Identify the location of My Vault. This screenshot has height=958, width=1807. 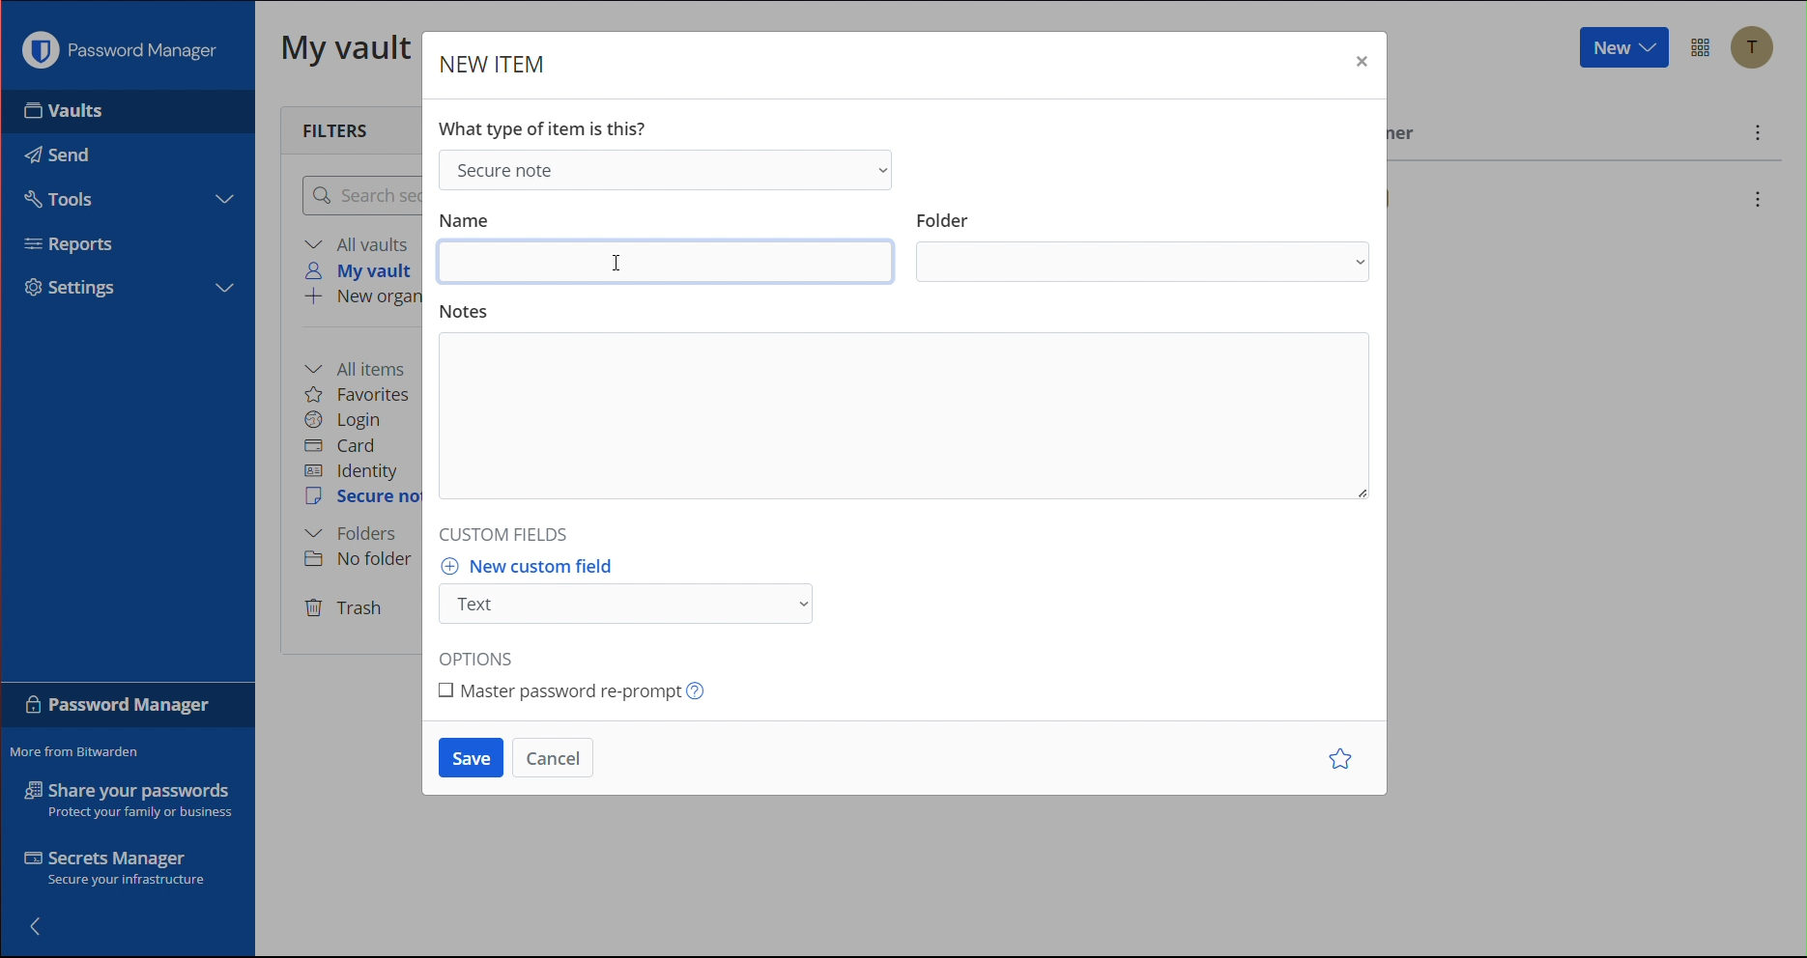
(347, 46).